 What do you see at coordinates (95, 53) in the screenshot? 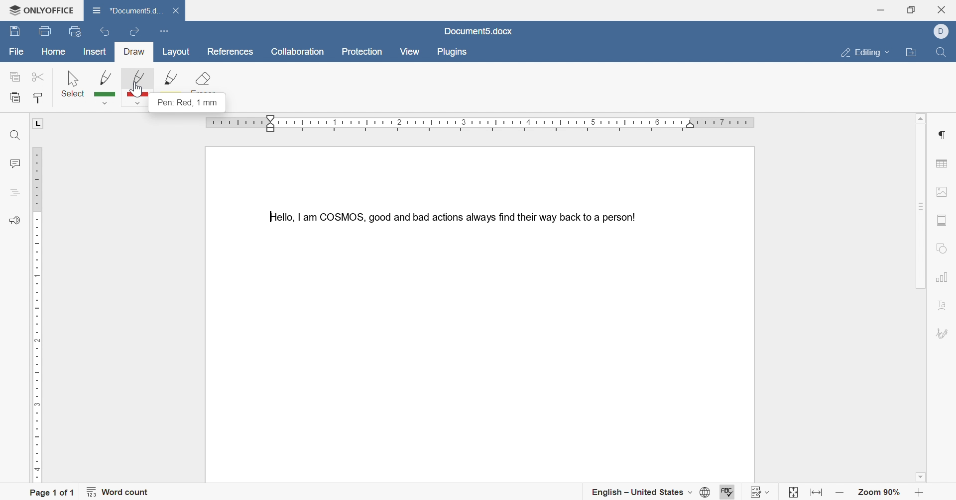
I see `insert` at bounding box center [95, 53].